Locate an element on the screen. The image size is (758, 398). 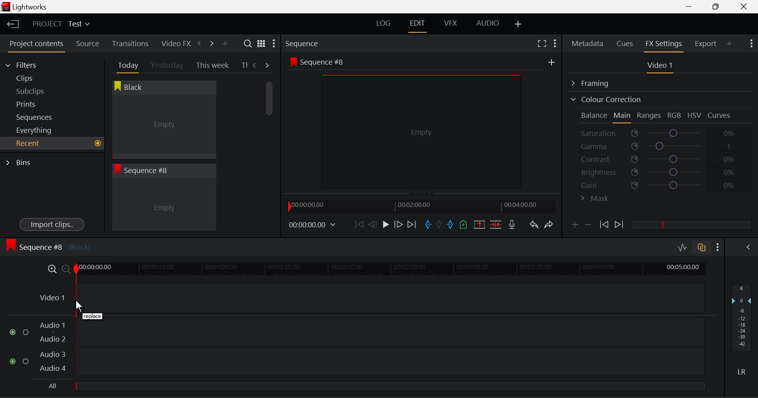
To End is located at coordinates (412, 225).